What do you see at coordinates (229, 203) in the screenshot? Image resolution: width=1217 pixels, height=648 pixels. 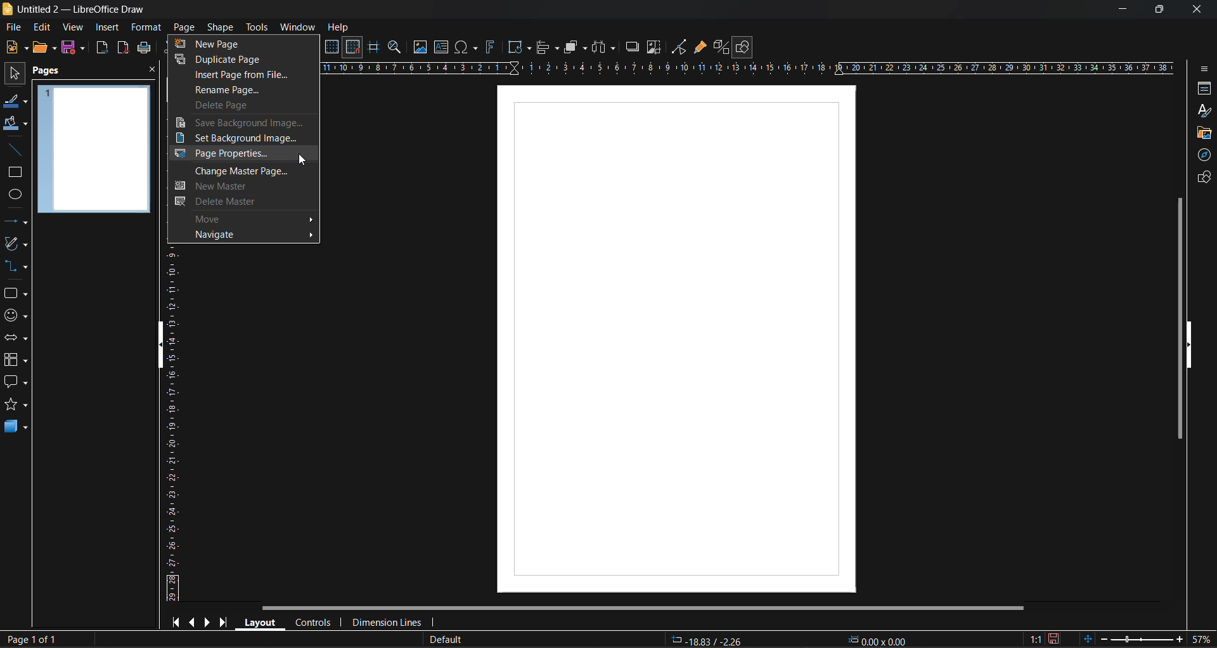 I see `delete  master` at bounding box center [229, 203].